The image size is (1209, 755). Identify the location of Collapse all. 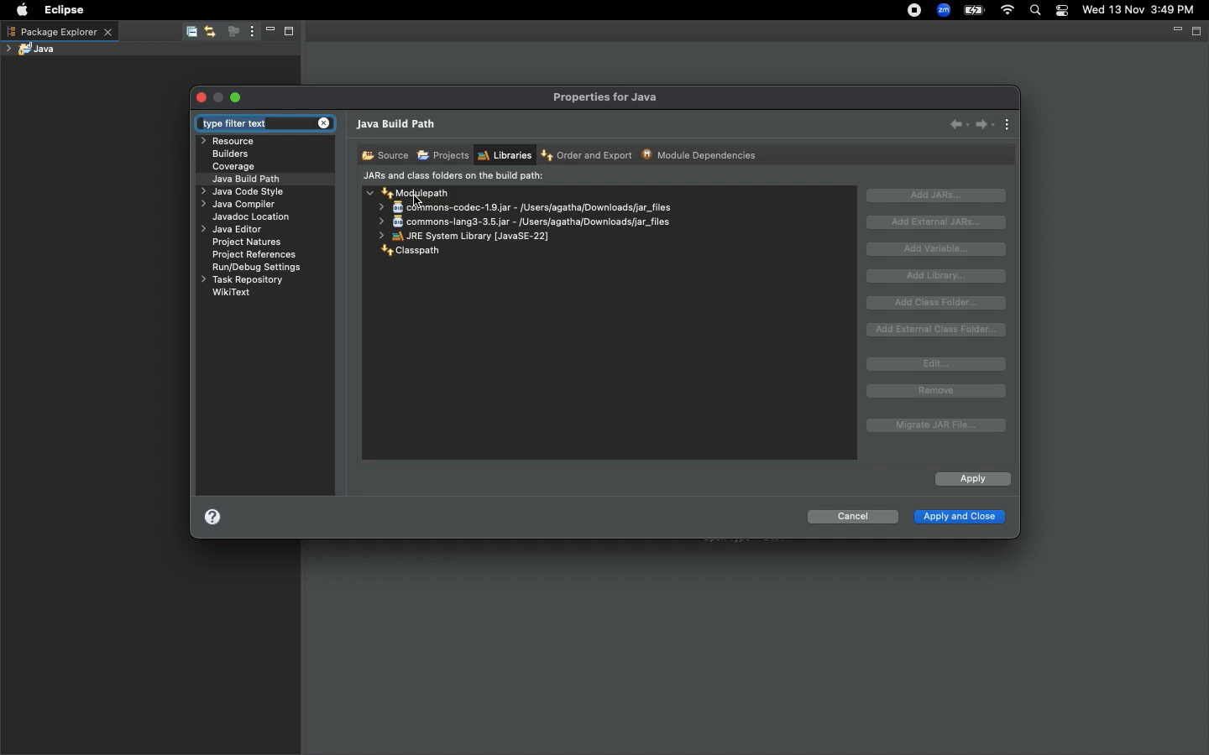
(190, 33).